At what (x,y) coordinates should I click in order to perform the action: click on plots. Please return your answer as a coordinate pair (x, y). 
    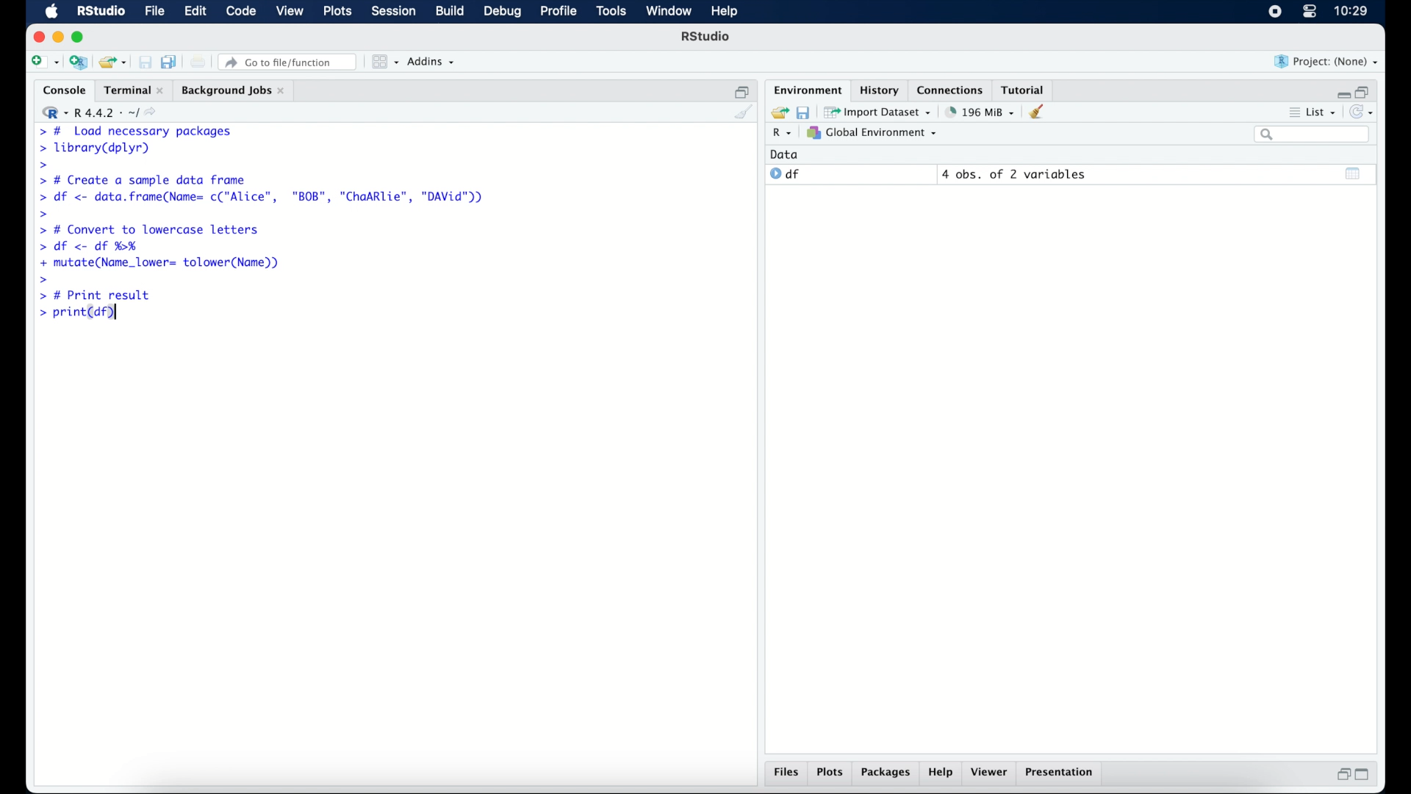
    Looking at the image, I should click on (340, 12).